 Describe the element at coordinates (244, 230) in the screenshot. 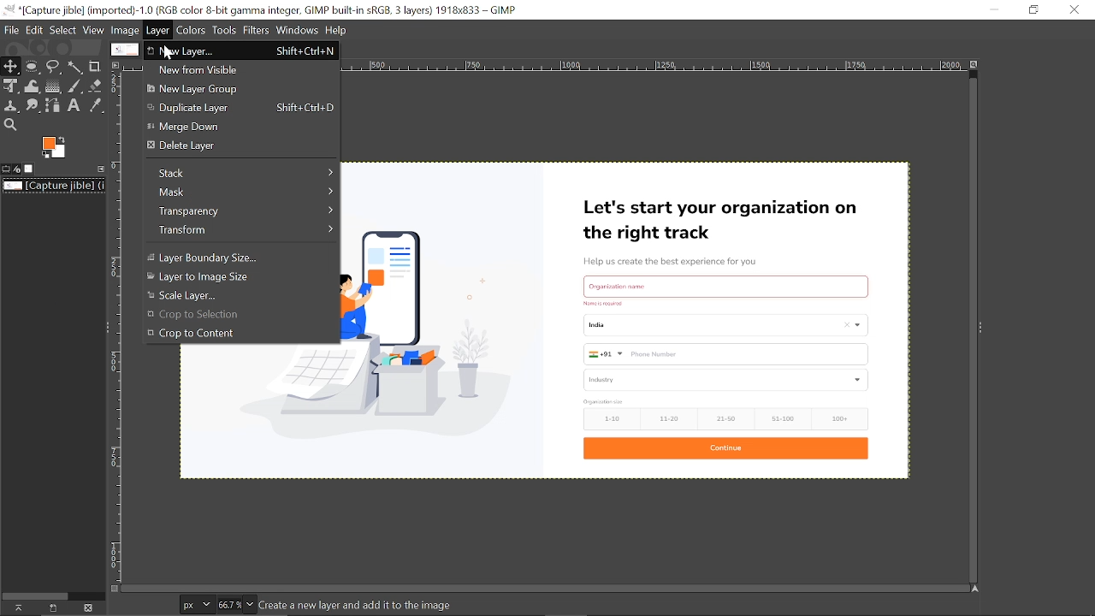

I see `Transform` at that location.